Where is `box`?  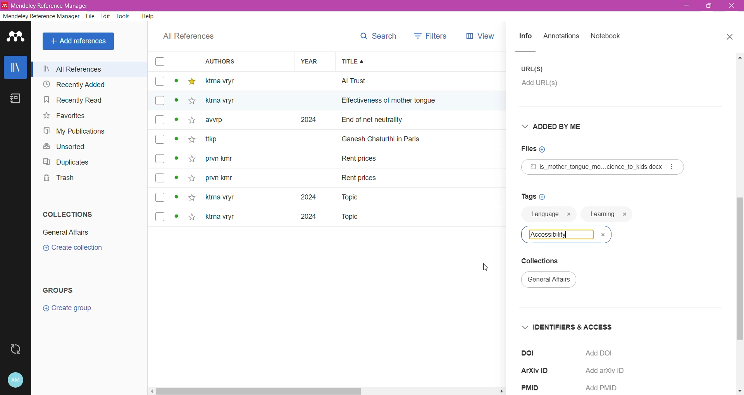
box is located at coordinates (160, 216).